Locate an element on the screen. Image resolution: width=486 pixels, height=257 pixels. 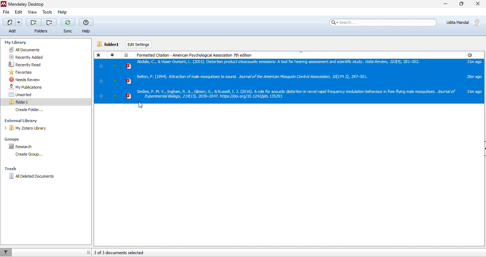
create folder is located at coordinates (28, 155).